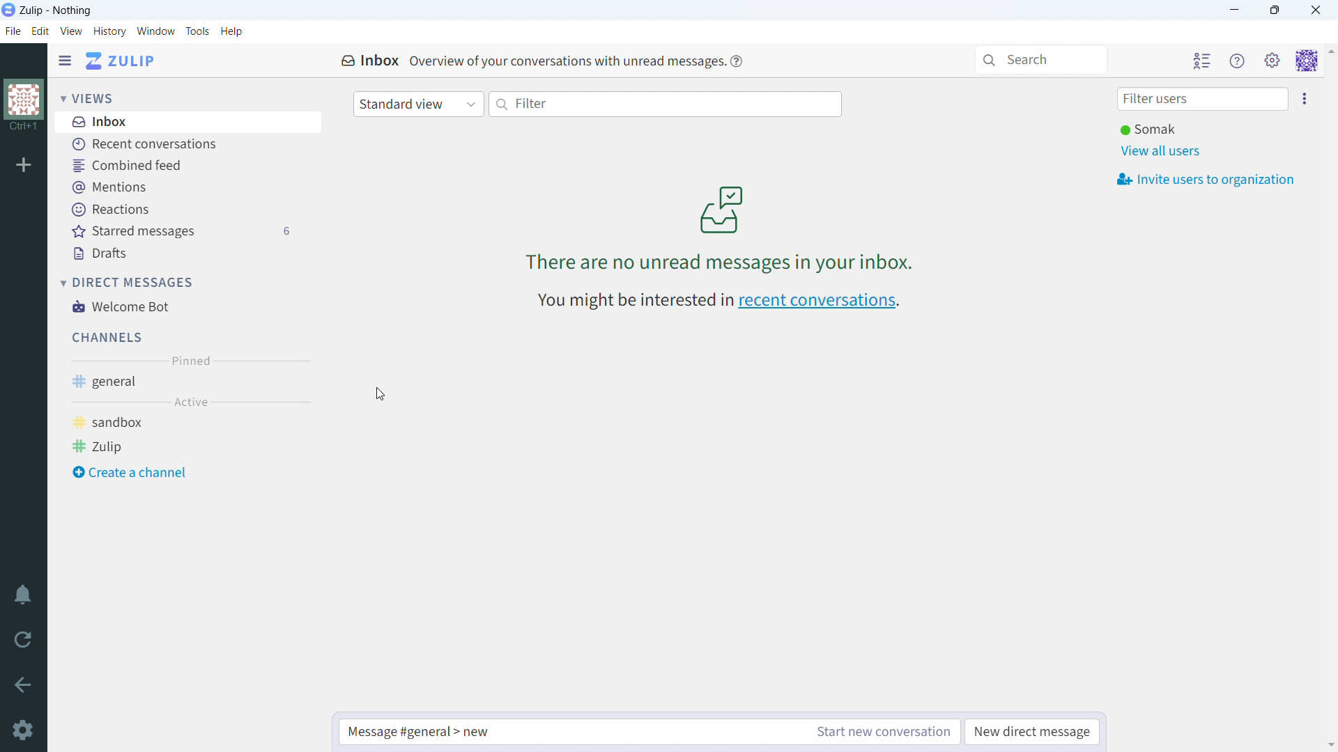  I want to click on drafts, so click(180, 254).